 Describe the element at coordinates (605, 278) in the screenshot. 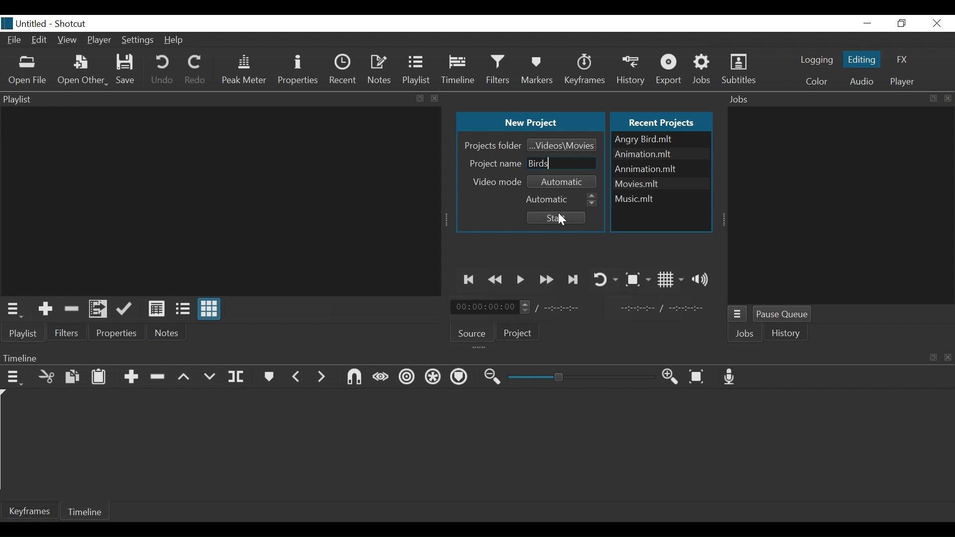

I see `Toggle player looping` at that location.